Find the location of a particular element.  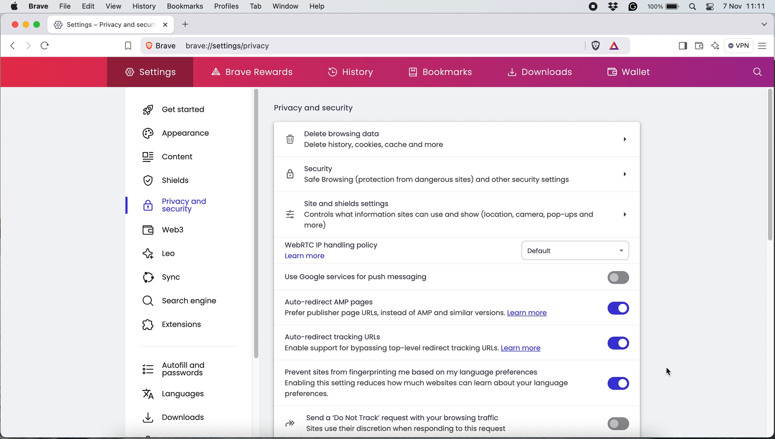

click to go forward, hold to see history is located at coordinates (26, 46).